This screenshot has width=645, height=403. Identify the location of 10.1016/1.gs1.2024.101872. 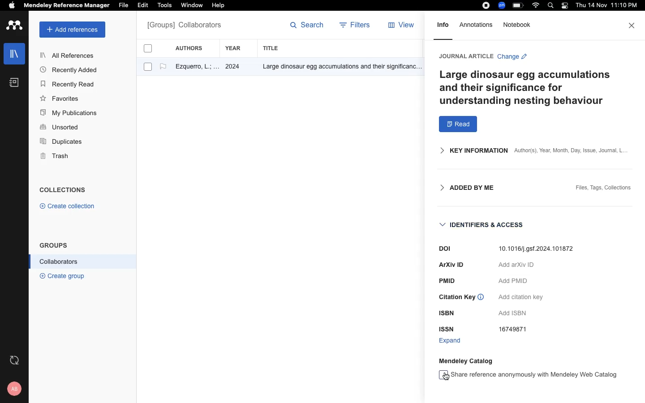
(539, 249).